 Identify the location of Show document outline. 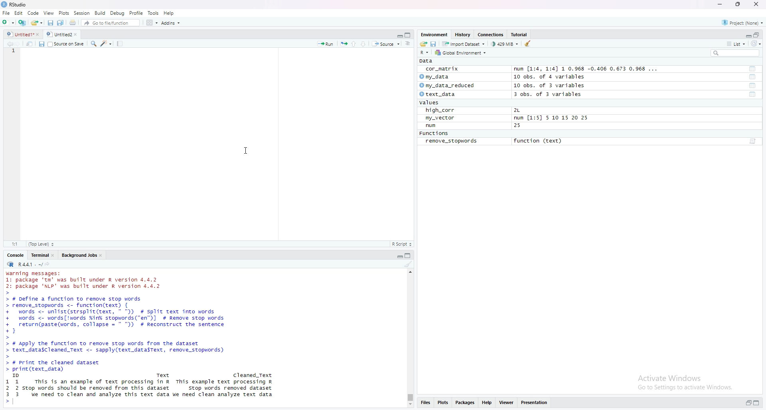
(407, 43).